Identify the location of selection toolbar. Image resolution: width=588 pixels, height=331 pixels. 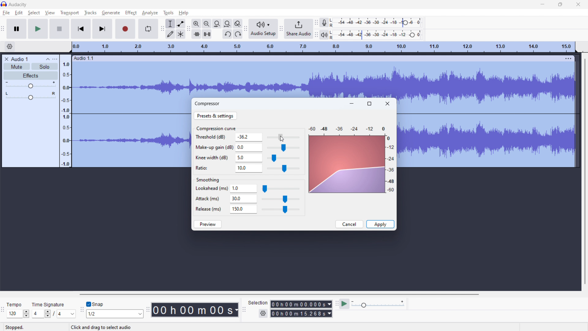
(244, 310).